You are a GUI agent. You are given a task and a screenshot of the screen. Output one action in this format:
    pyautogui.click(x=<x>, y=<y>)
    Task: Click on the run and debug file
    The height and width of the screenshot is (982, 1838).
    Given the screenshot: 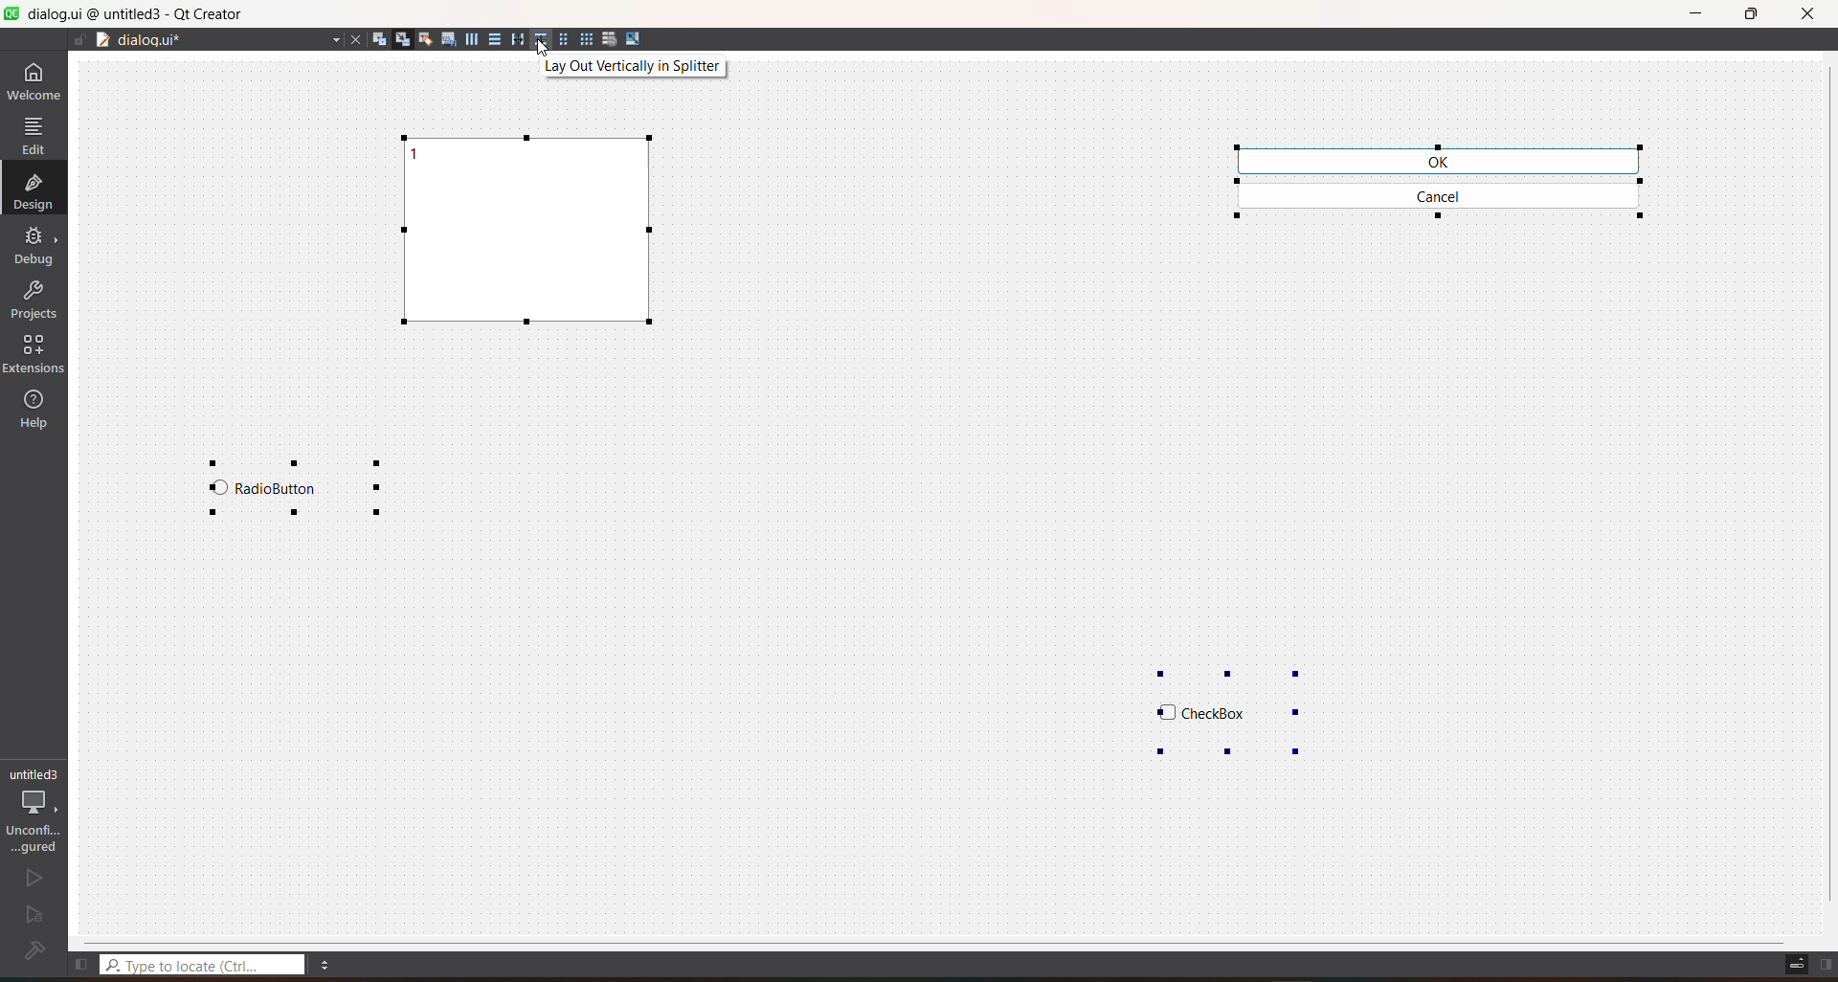 What is the action you would take?
    pyautogui.click(x=31, y=913)
    